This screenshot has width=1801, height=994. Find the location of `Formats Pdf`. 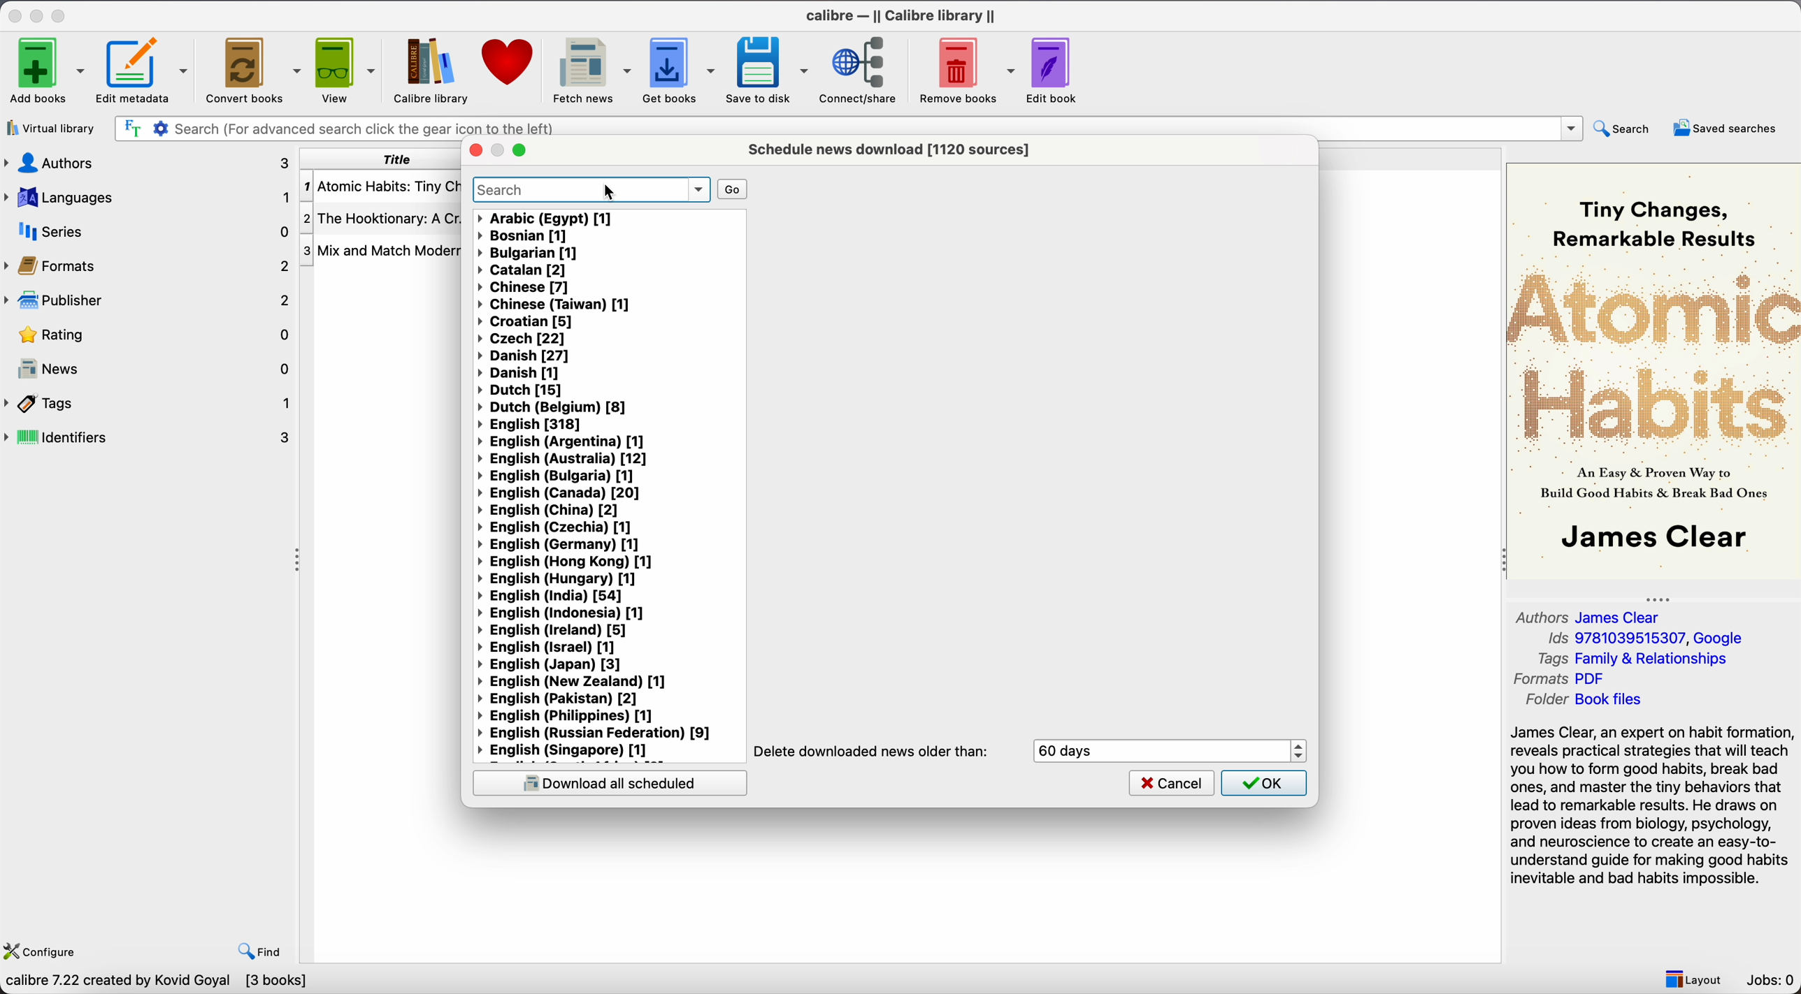

Formats Pdf is located at coordinates (1563, 680).